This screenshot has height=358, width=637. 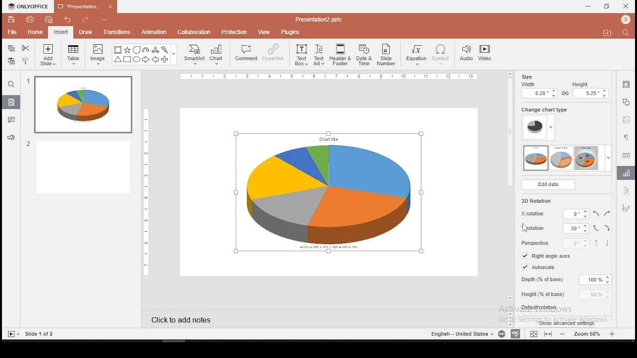 What do you see at coordinates (265, 31) in the screenshot?
I see `view` at bounding box center [265, 31].